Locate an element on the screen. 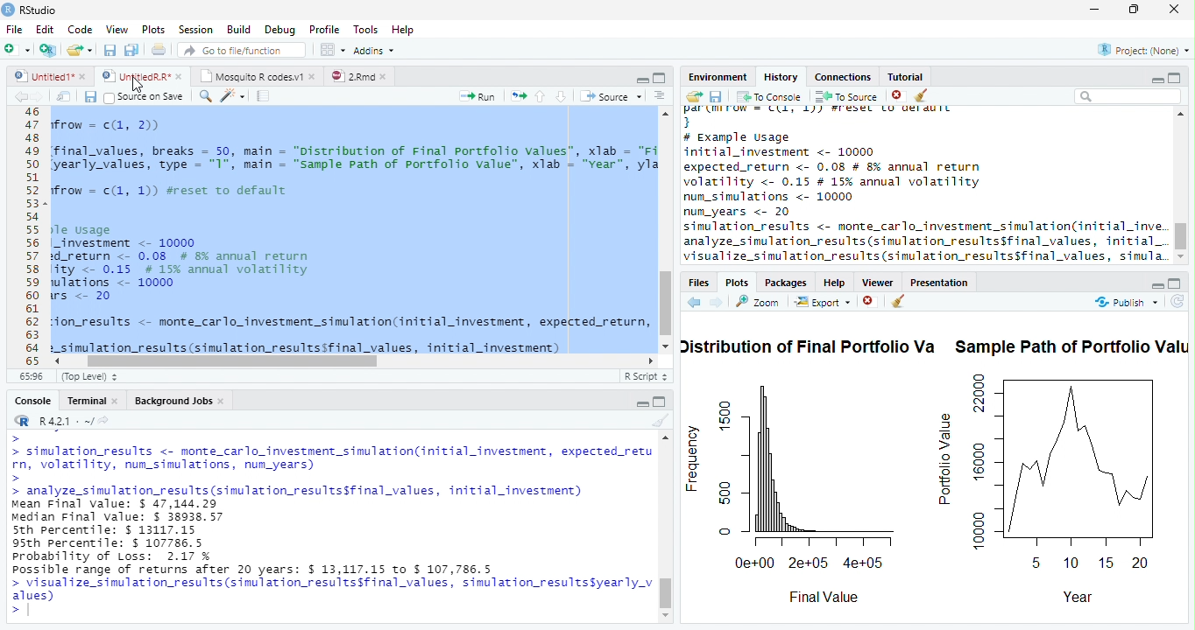  Full Height is located at coordinates (662, 401).